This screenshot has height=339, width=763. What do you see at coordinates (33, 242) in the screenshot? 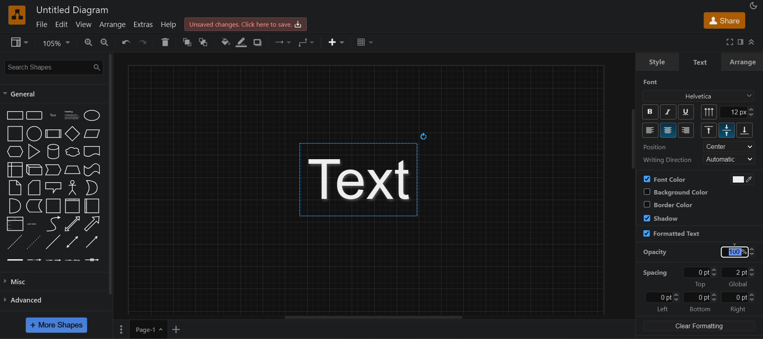
I see `dotted line` at bounding box center [33, 242].